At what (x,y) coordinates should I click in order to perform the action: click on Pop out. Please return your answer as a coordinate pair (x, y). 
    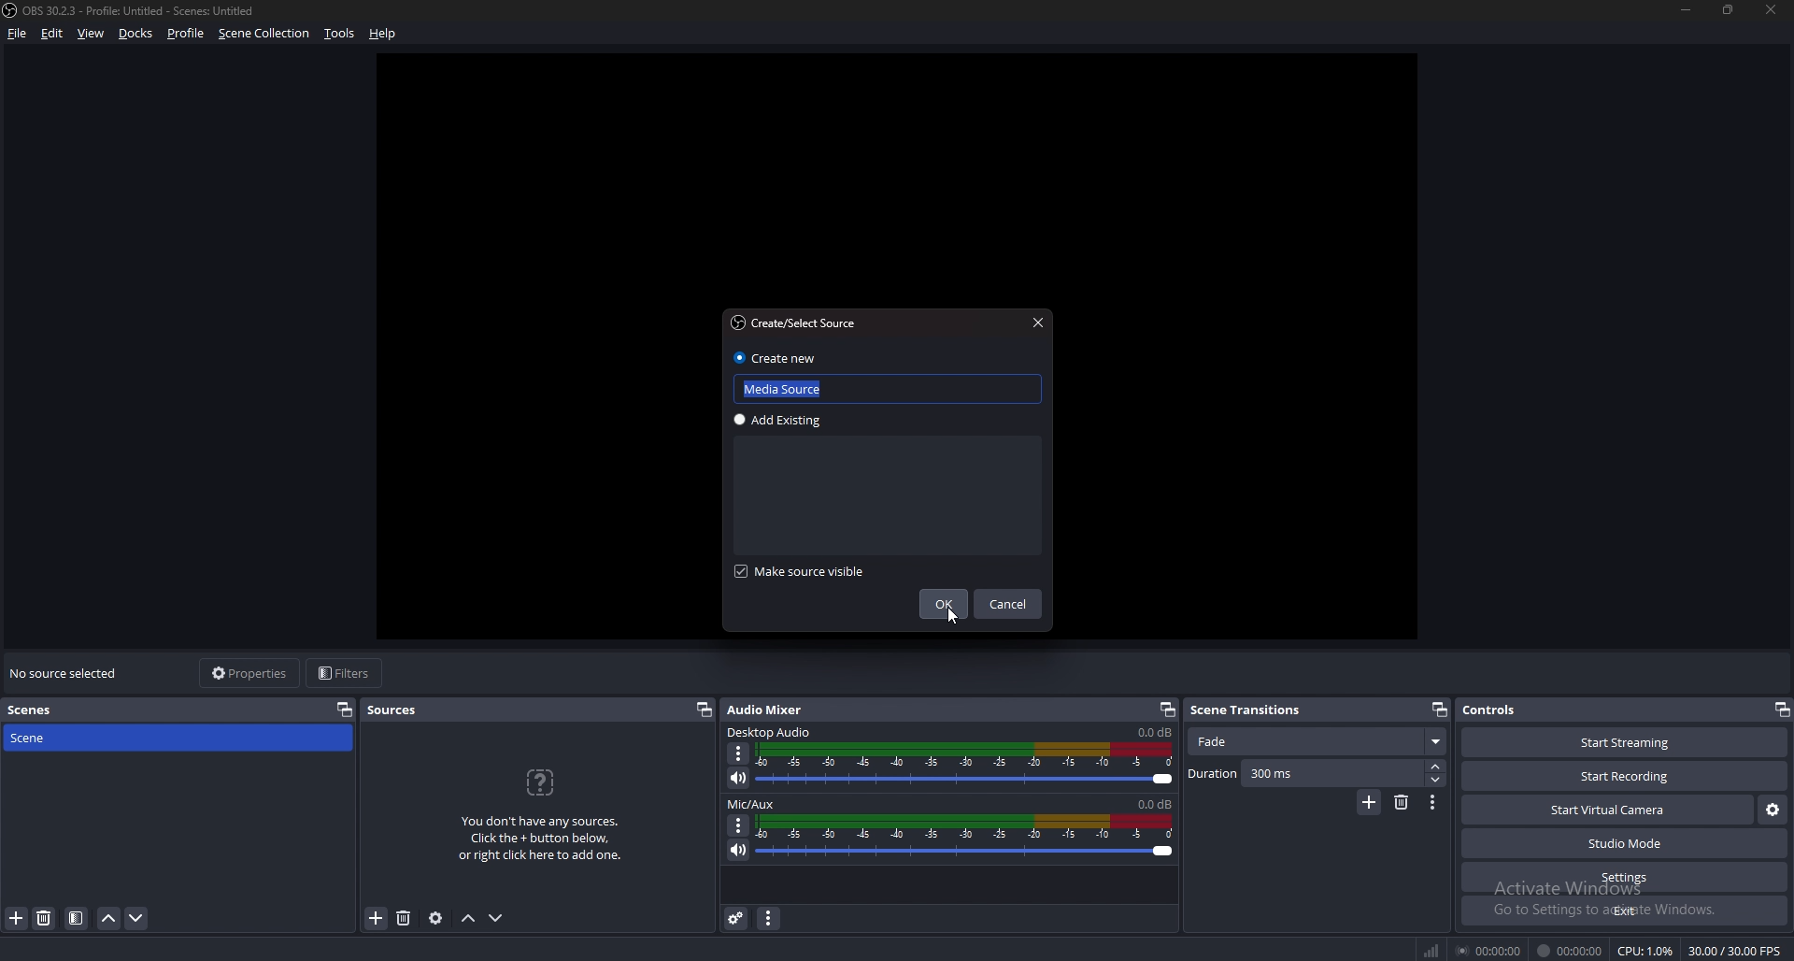
    Looking at the image, I should click on (1440, 710).